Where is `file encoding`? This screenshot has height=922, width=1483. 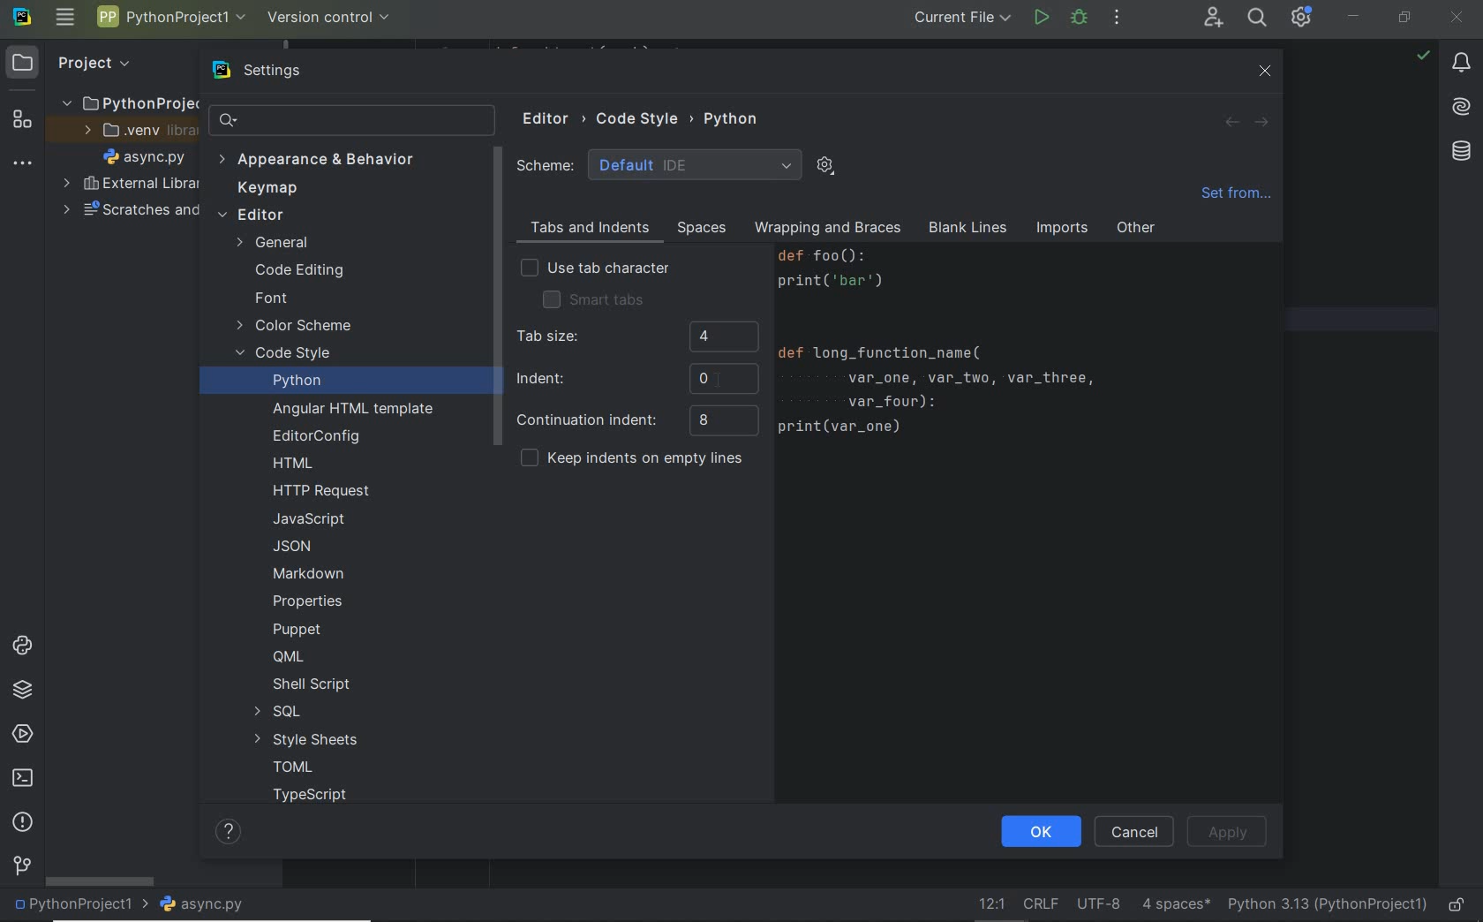 file encoding is located at coordinates (1099, 903).